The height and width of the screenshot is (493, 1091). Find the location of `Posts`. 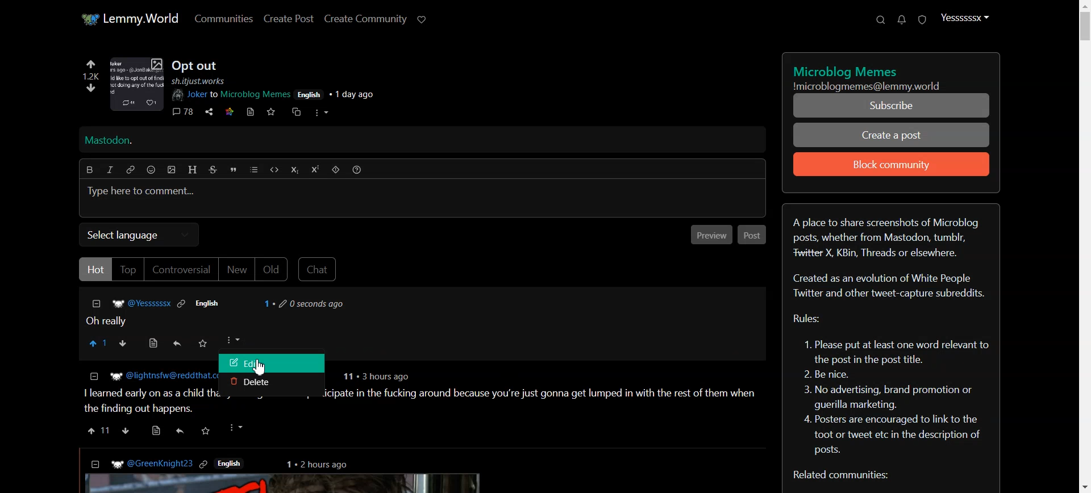

Posts is located at coordinates (196, 64).